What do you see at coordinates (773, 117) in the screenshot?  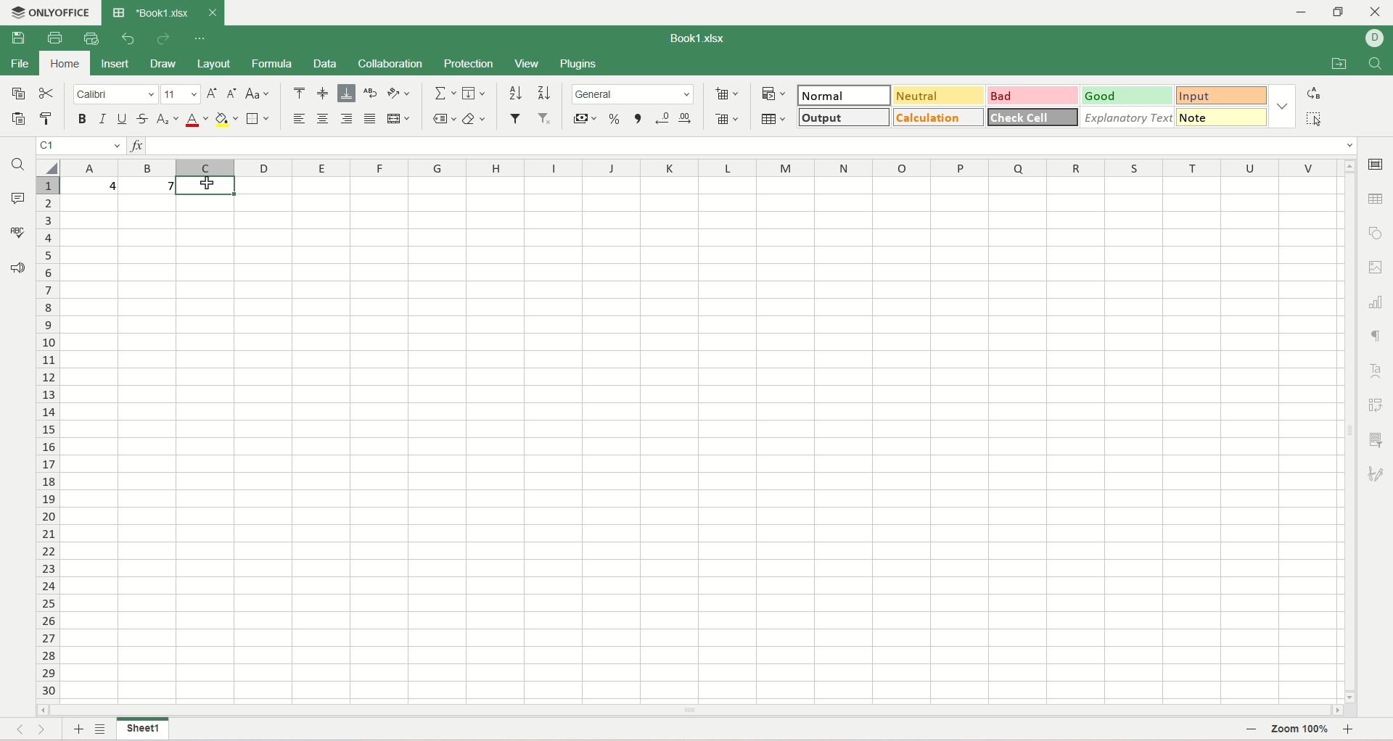 I see `insert table` at bounding box center [773, 117].